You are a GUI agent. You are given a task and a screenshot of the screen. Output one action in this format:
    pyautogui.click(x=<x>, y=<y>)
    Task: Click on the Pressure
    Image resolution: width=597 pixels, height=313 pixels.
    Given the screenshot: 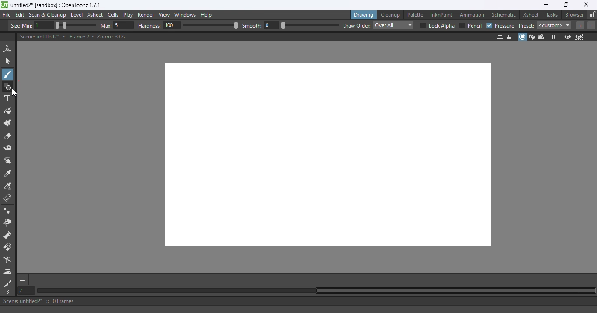 What is the action you would take?
    pyautogui.click(x=506, y=26)
    